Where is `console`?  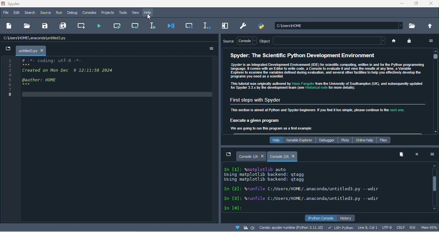 console is located at coordinates (247, 40).